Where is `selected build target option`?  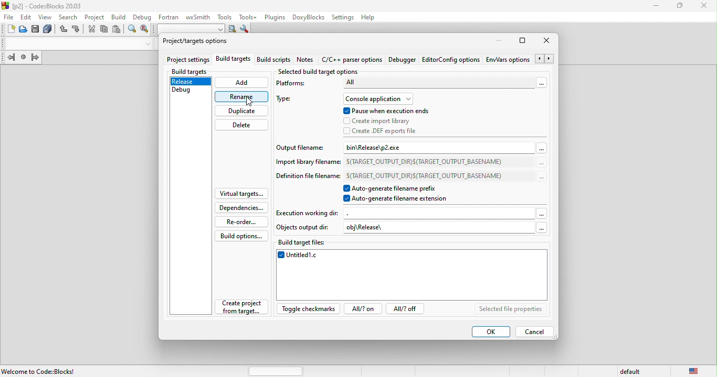 selected build target option is located at coordinates (321, 71).